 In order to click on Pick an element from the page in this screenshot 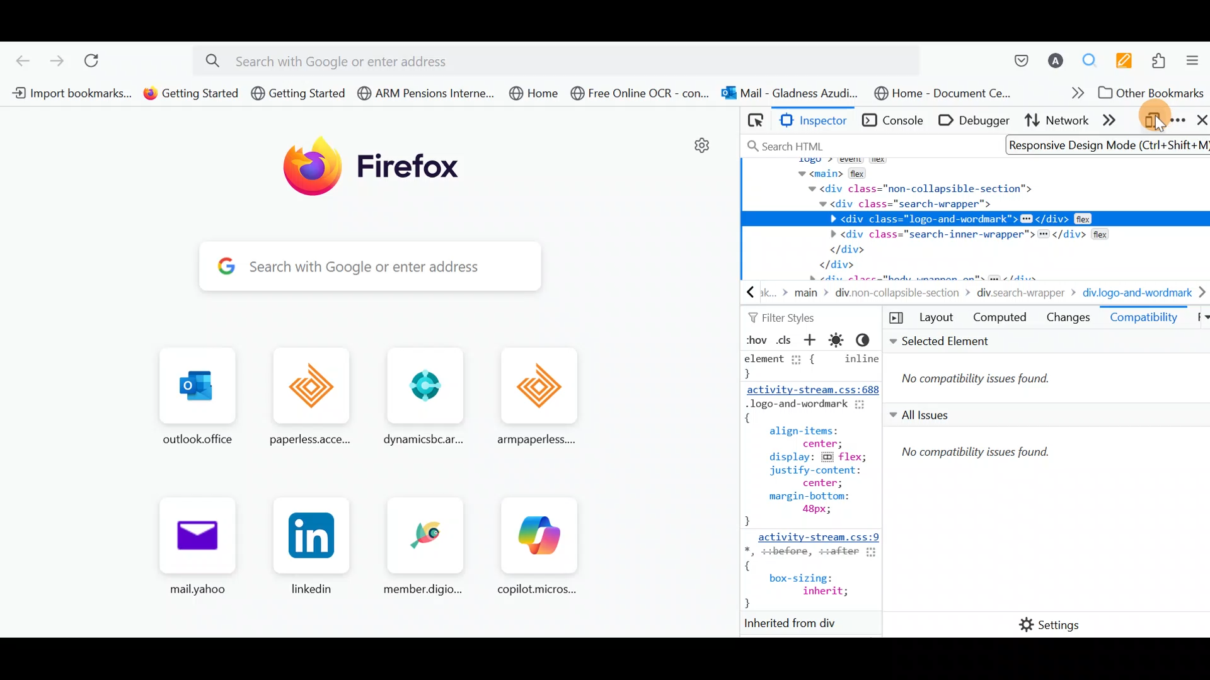, I will do `click(753, 123)`.